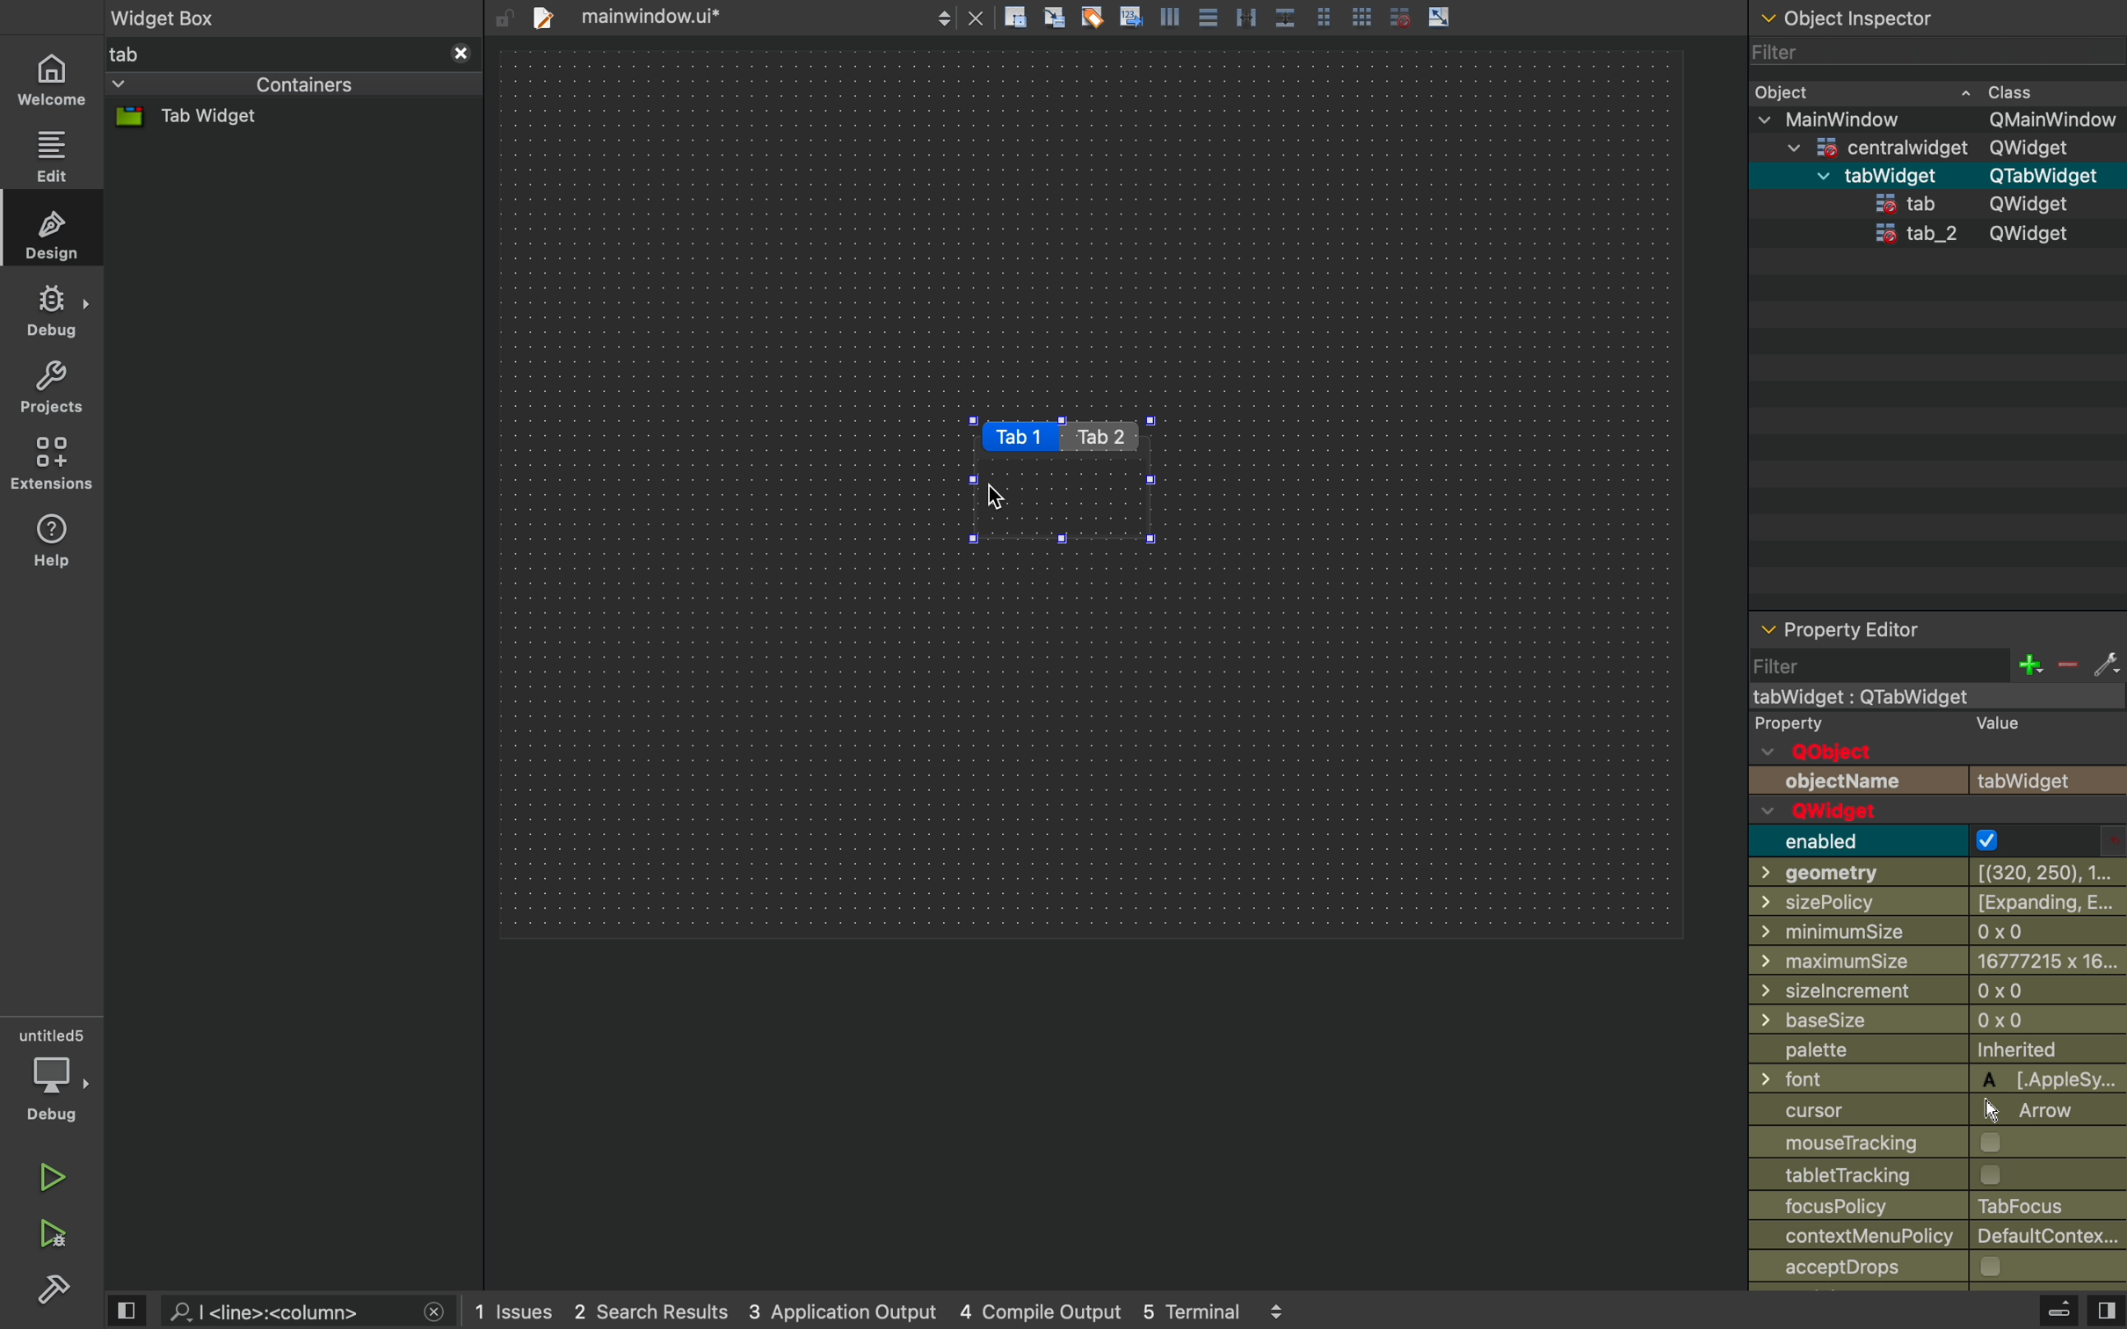 The width and height of the screenshot is (2127, 1329). I want to click on plus, so click(2028, 664).